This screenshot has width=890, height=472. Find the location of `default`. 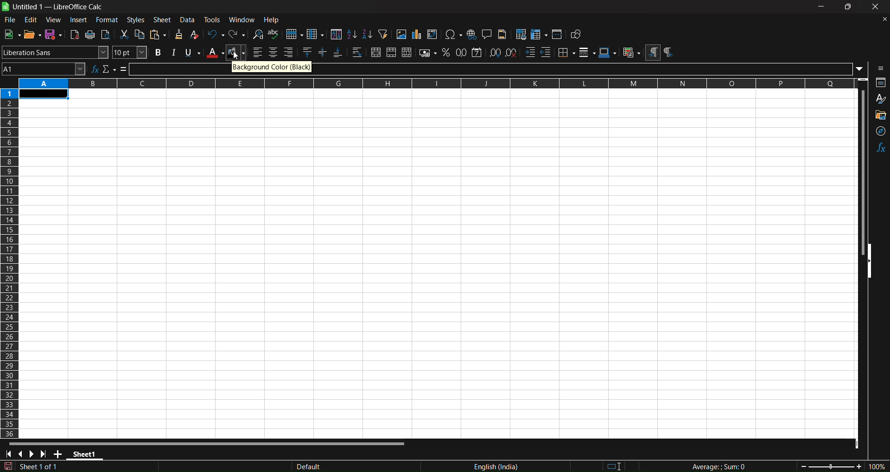

default is located at coordinates (354, 464).